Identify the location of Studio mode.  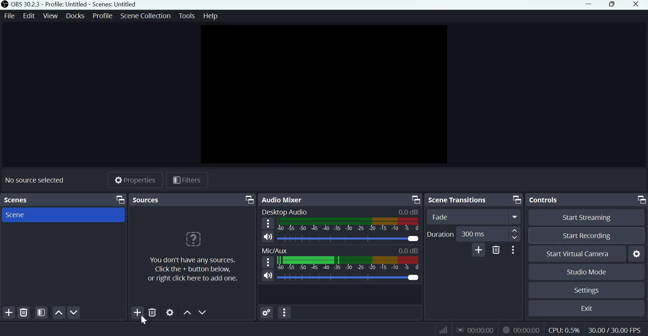
(587, 271).